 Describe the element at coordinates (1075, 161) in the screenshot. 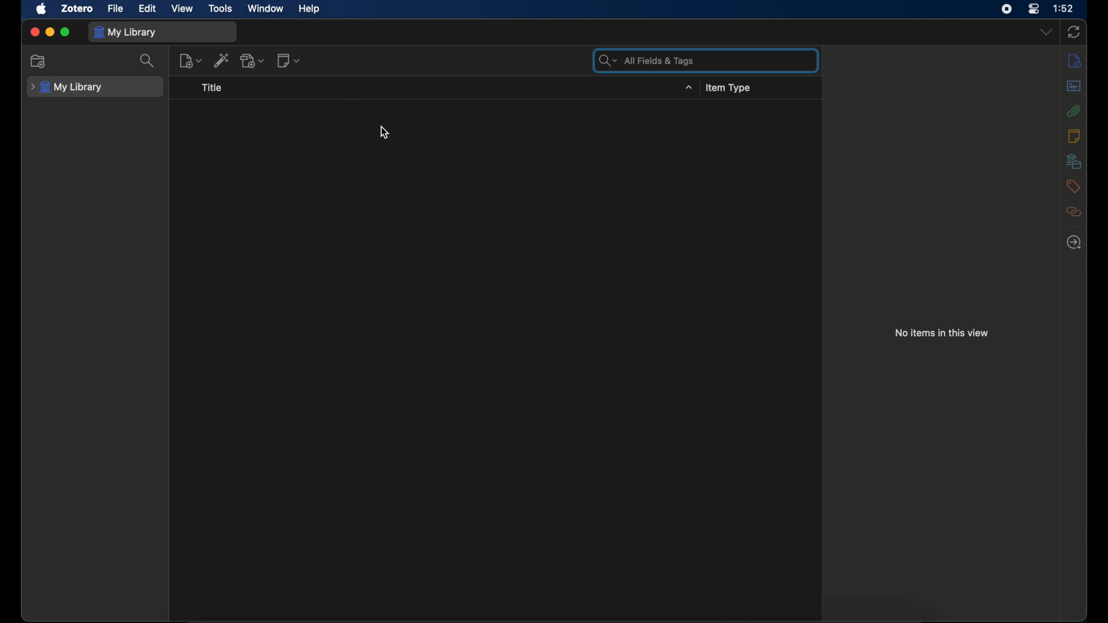

I see `libraries` at that location.